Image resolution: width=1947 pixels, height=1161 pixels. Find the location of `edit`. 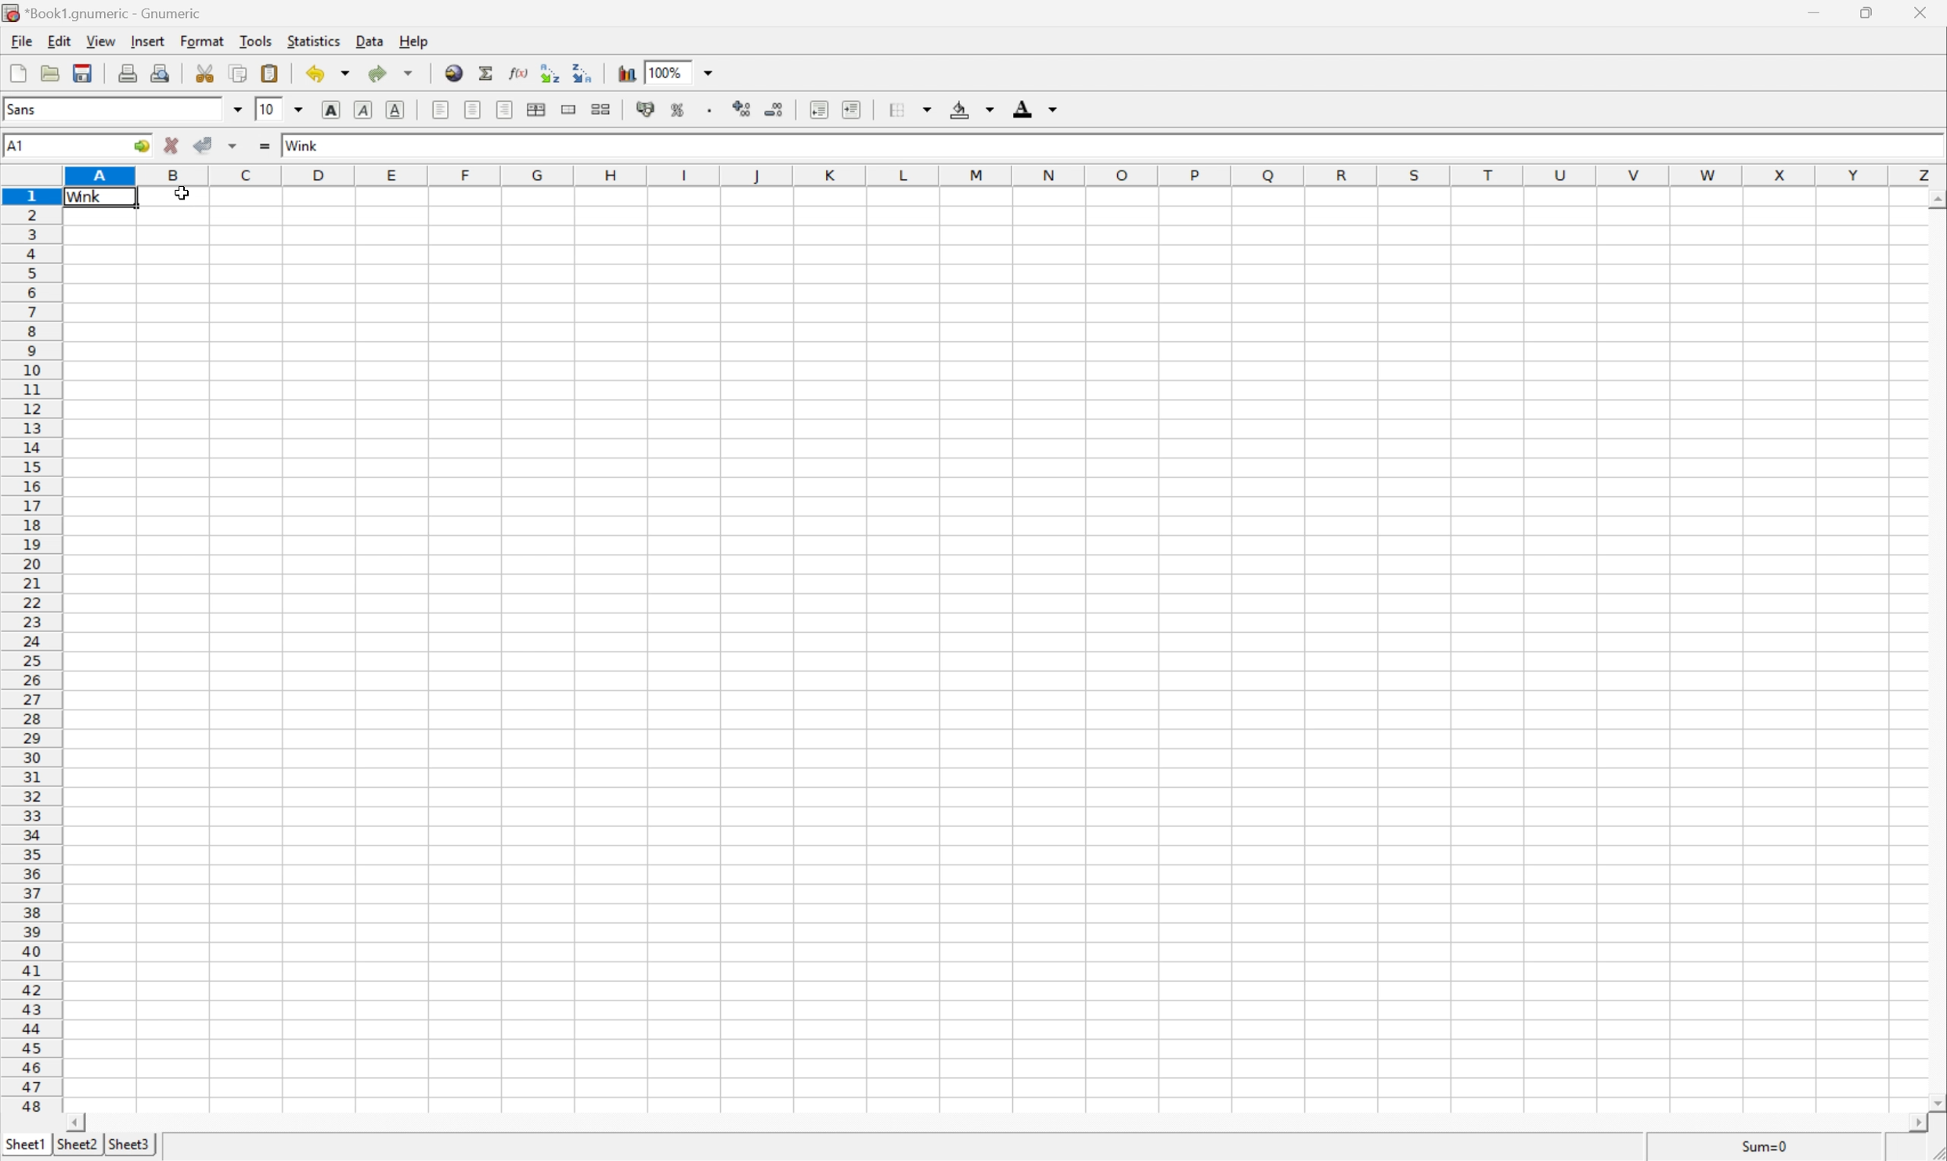

edit is located at coordinates (57, 42).